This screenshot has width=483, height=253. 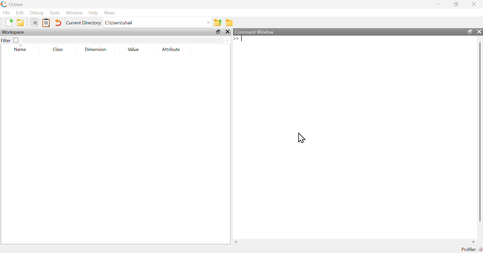 I want to click on Debug, so click(x=37, y=13).